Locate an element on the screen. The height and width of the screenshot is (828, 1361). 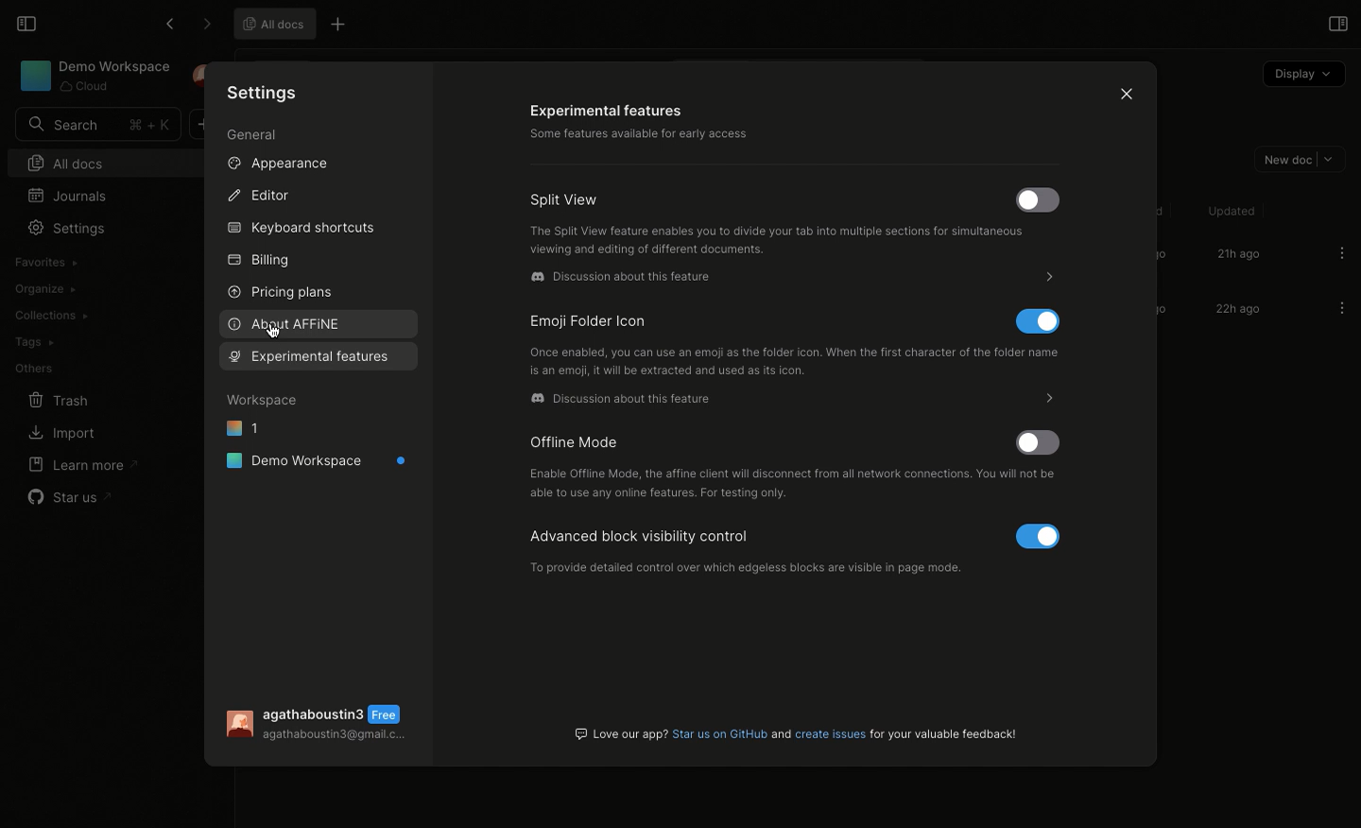
Create workspace is located at coordinates (93, 287).